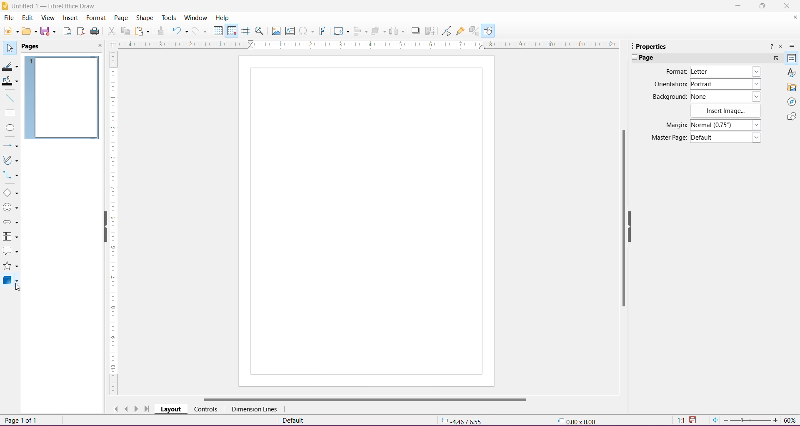 Image resolution: width=800 pixels, height=426 pixels. Describe the element at coordinates (488, 30) in the screenshot. I see `Show Draw Functions` at that location.